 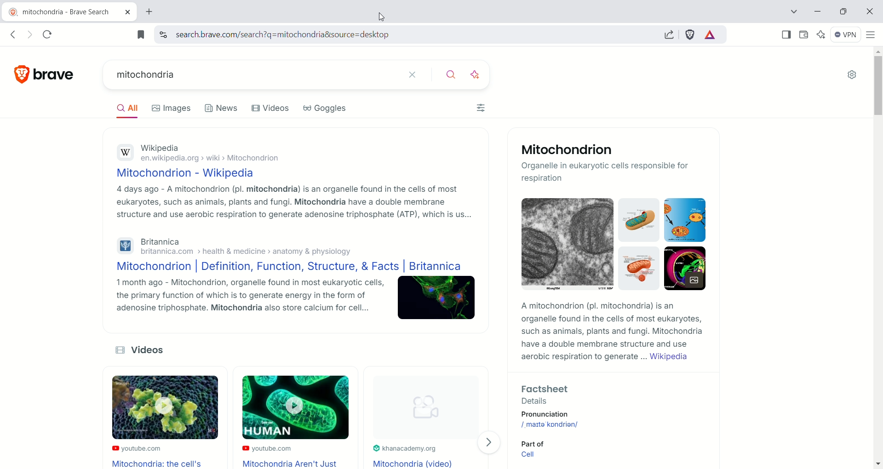 I want to click on current tab, so click(x=61, y=12).